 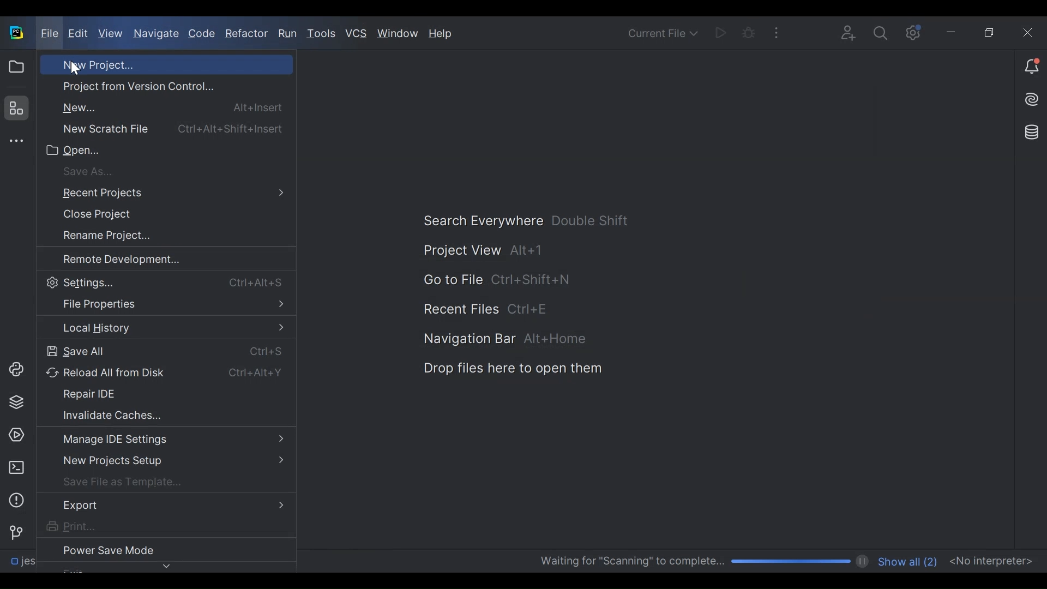 What do you see at coordinates (152, 64) in the screenshot?
I see `Project` at bounding box center [152, 64].